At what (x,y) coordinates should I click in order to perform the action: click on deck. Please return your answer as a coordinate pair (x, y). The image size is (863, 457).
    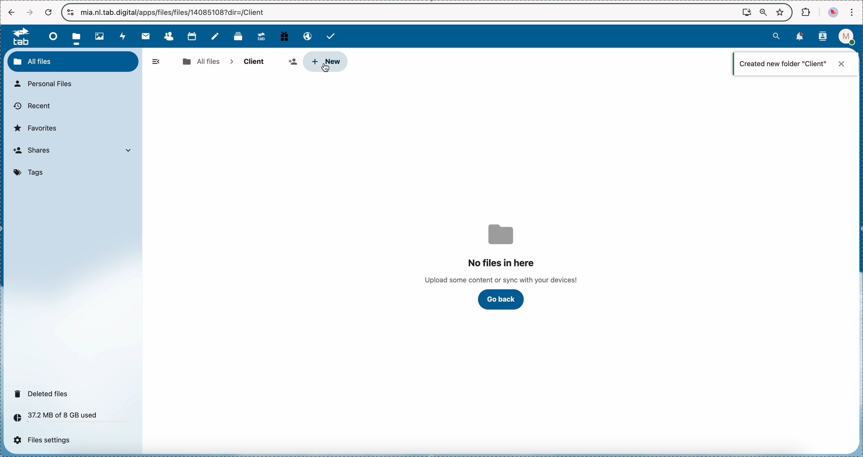
    Looking at the image, I should click on (240, 35).